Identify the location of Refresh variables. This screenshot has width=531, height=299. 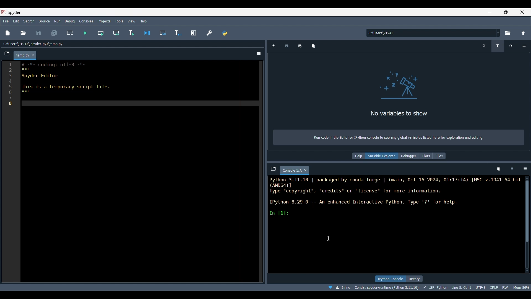
(511, 46).